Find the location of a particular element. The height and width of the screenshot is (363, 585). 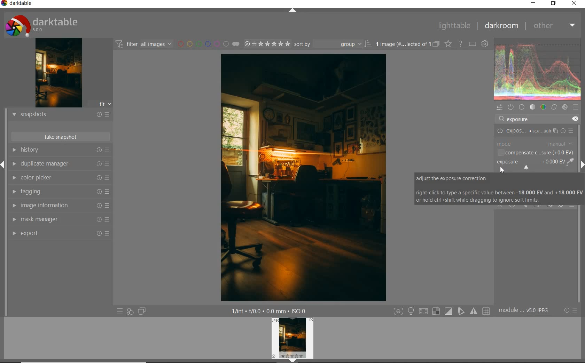

duplicate manager is located at coordinates (59, 164).